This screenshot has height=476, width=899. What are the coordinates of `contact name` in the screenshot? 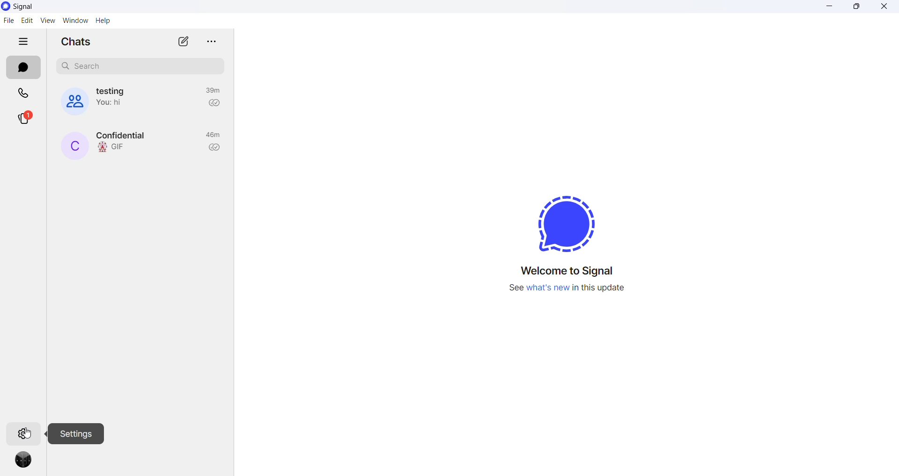 It's located at (74, 146).